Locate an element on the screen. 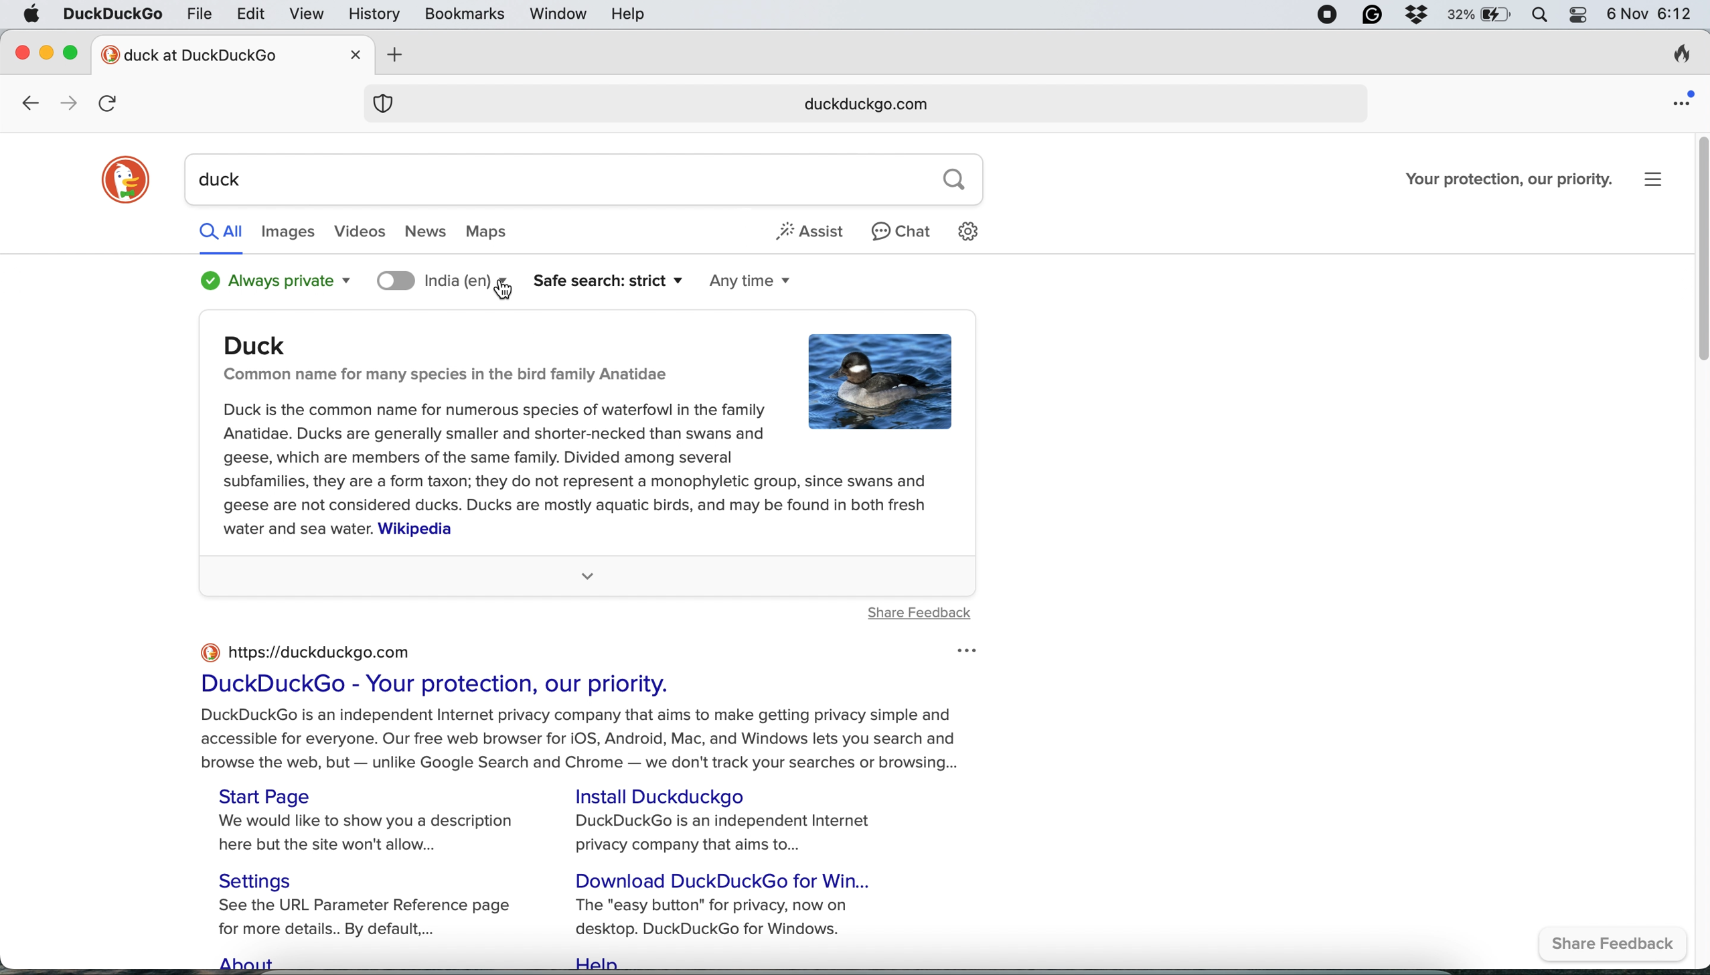 This screenshot has height=975, width=1710. DuckDuckGo is an independent Internet
privacy company that aims to... is located at coordinates (727, 834).